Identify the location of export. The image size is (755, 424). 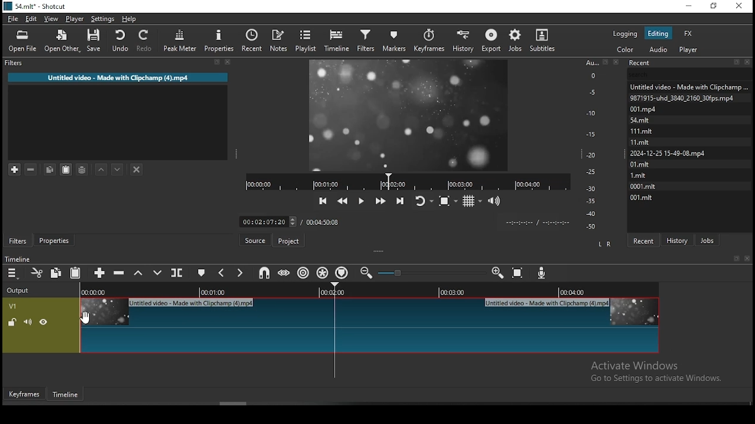
(491, 41).